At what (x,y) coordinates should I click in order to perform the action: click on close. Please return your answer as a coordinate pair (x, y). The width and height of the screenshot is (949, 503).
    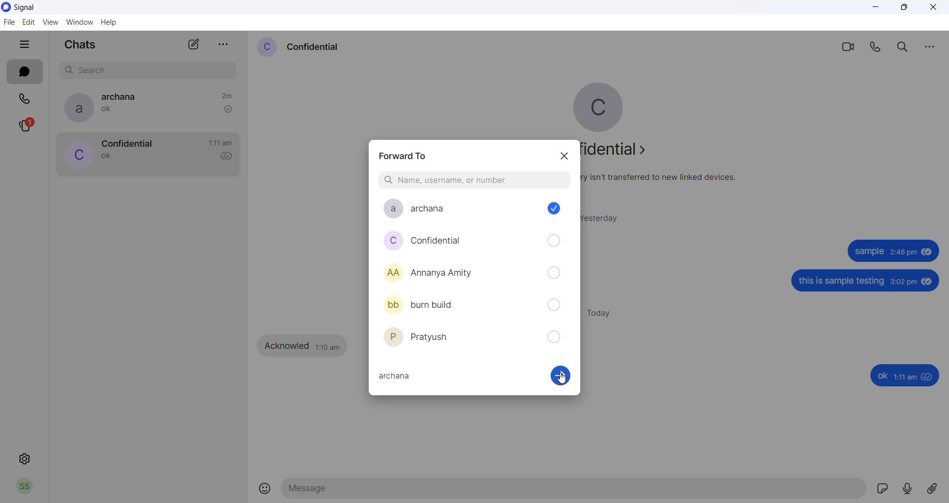
    Looking at the image, I should click on (565, 157).